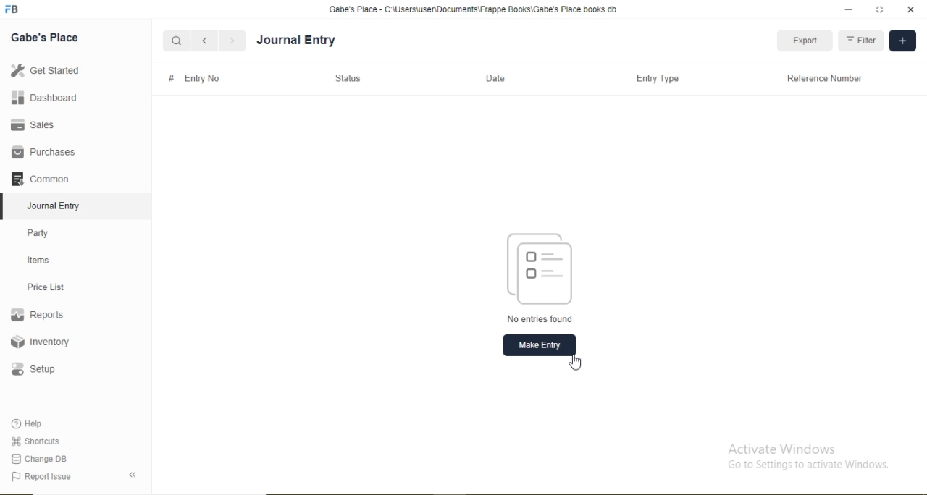  What do you see at coordinates (37, 315) in the screenshot?
I see `Reports` at bounding box center [37, 315].